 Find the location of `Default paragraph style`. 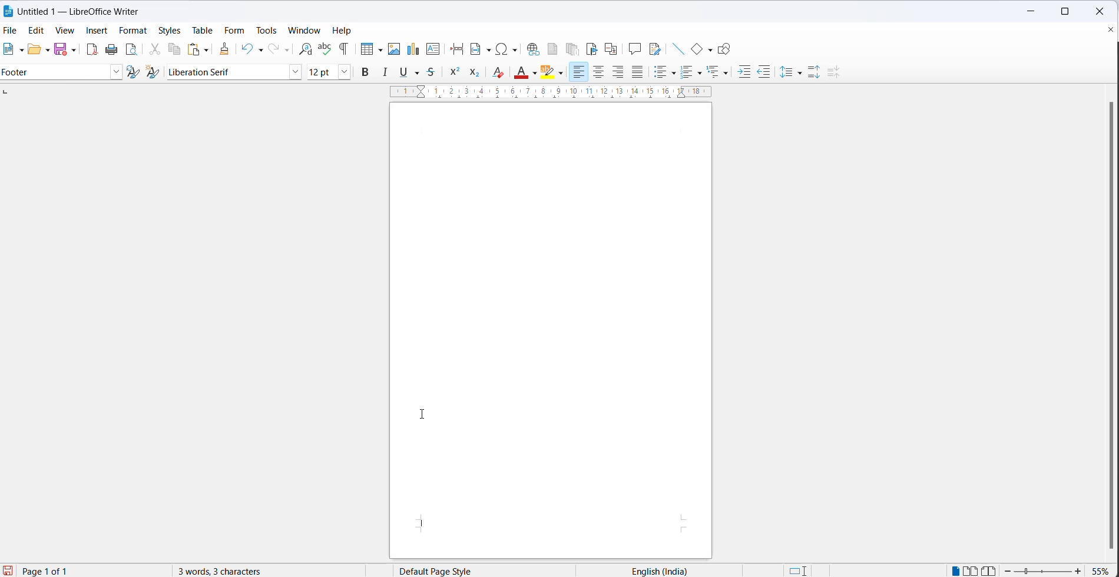

Default paragraph style is located at coordinates (55, 72).